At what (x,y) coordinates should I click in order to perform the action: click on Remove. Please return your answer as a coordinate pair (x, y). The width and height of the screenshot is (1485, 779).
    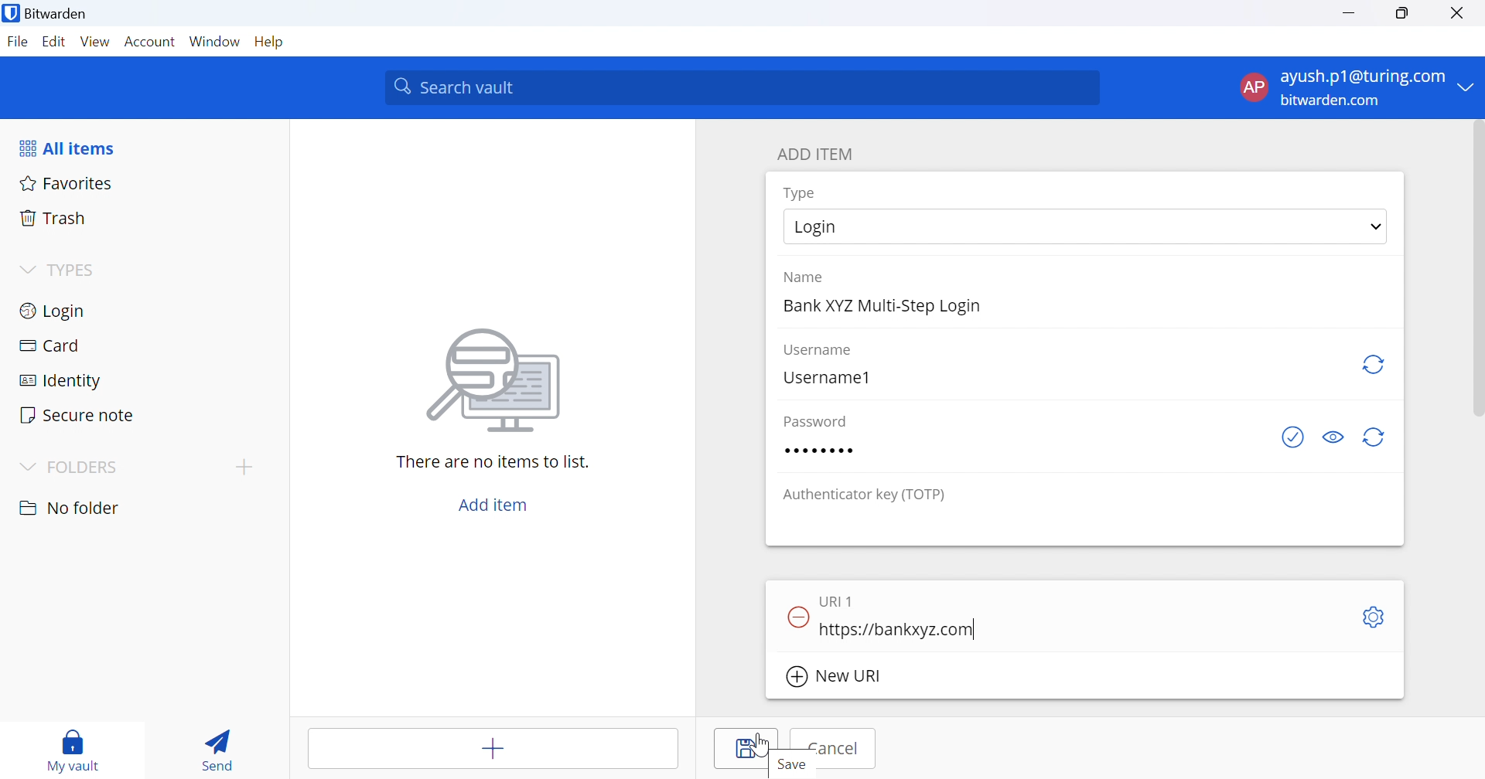
    Looking at the image, I should click on (793, 615).